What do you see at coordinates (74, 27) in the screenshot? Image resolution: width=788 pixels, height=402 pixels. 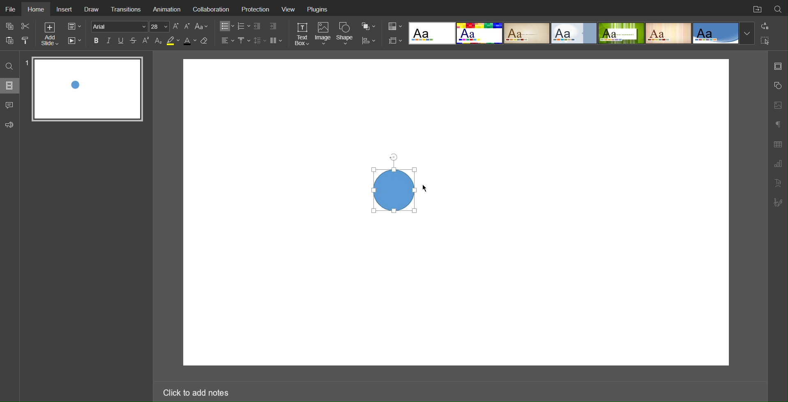 I see `Slide Settings` at bounding box center [74, 27].